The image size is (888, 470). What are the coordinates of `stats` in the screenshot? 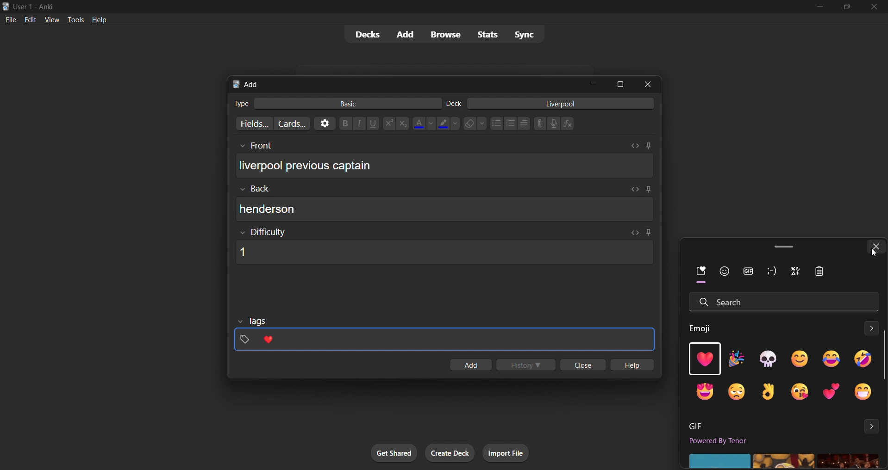 It's located at (488, 35).